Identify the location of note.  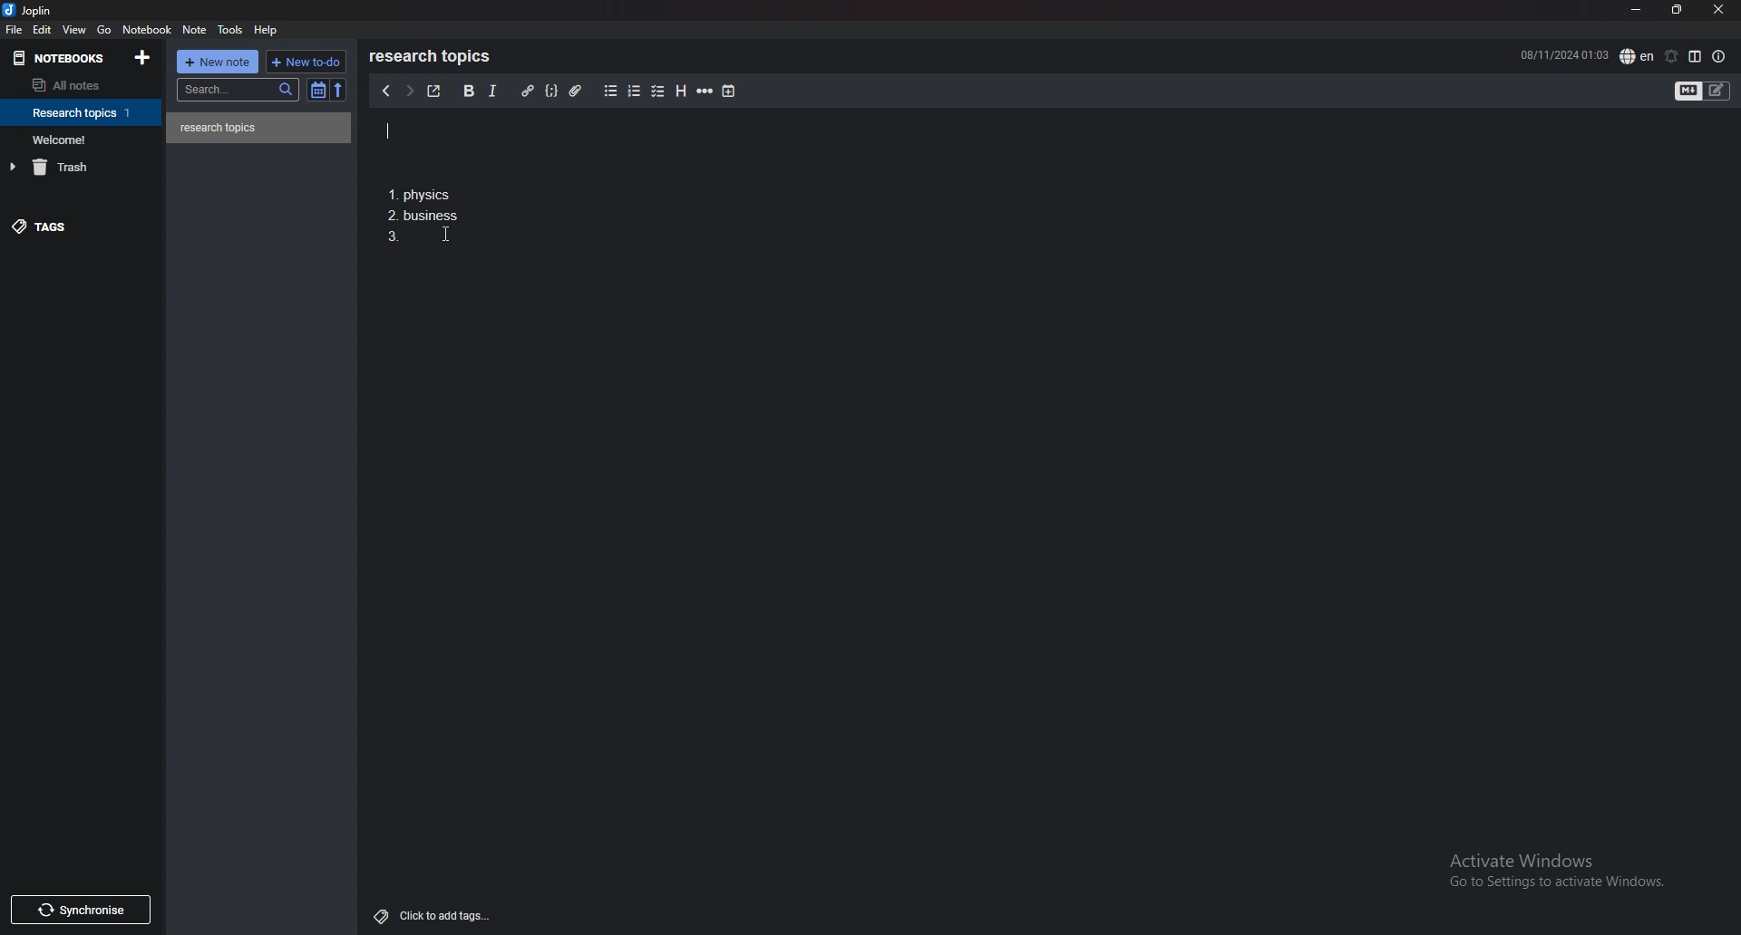
(194, 30).